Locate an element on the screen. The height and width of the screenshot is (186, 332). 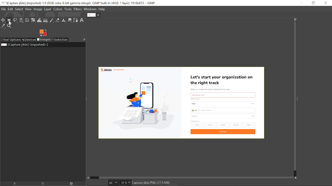
21-50 is located at coordinates (223, 125).